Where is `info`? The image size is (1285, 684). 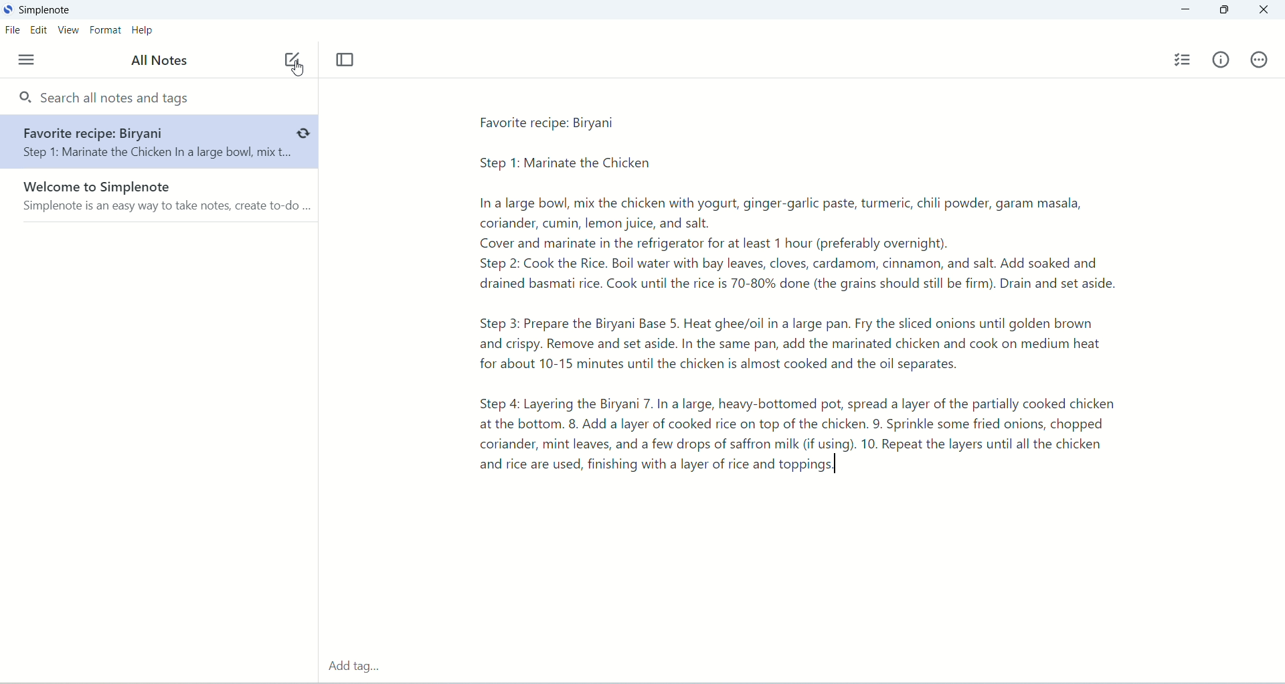 info is located at coordinates (1221, 62).